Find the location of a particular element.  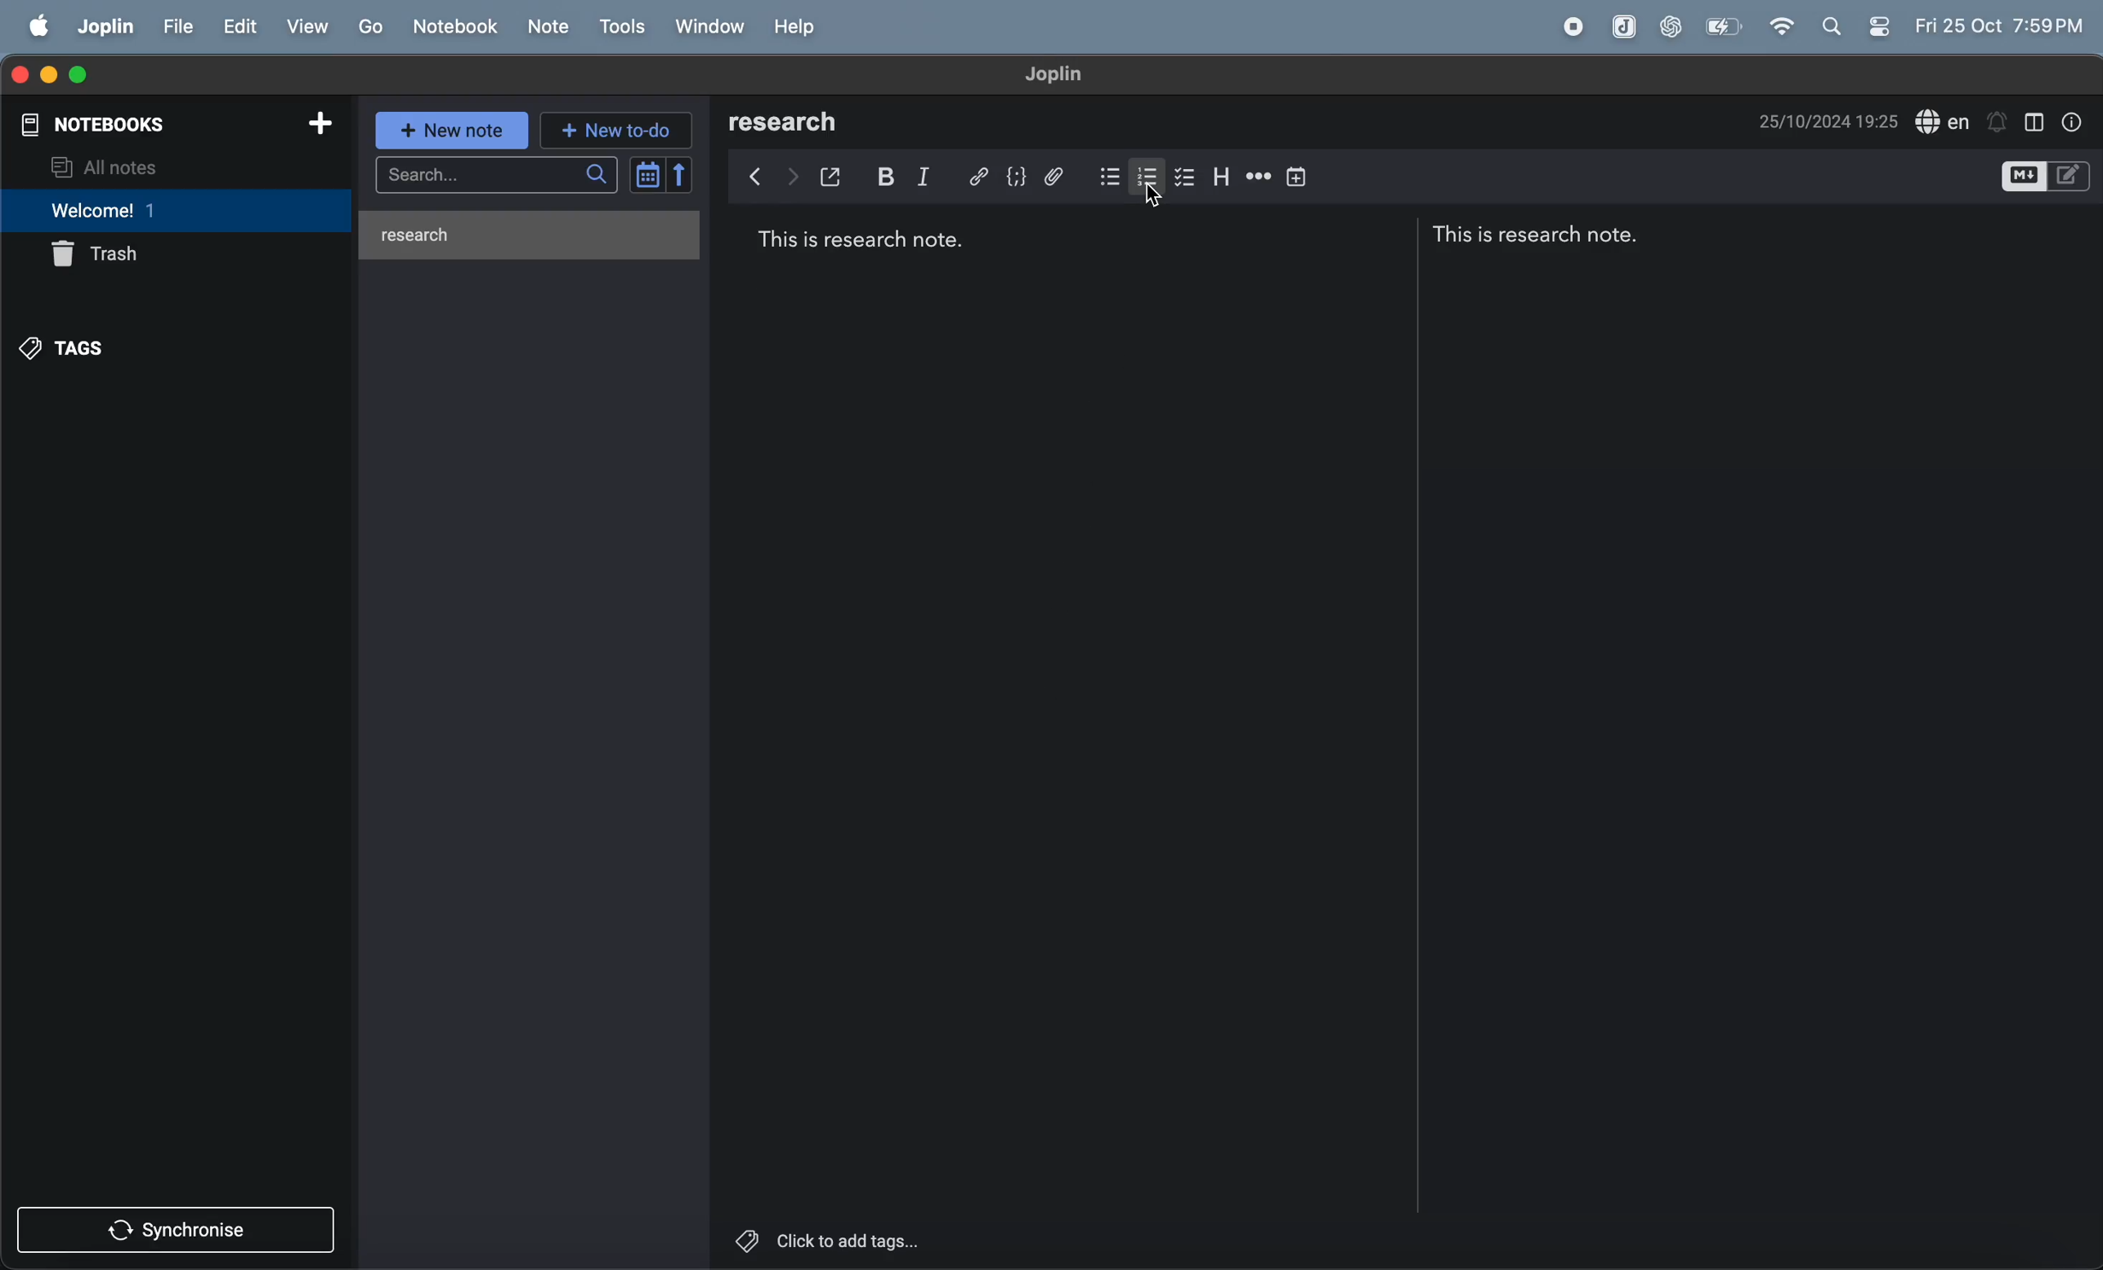

all notes is located at coordinates (160, 170).